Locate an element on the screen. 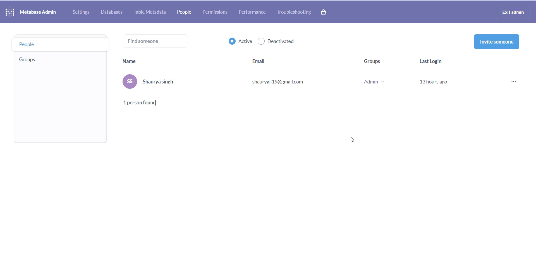 The image size is (536, 254). email heading is located at coordinates (258, 61).